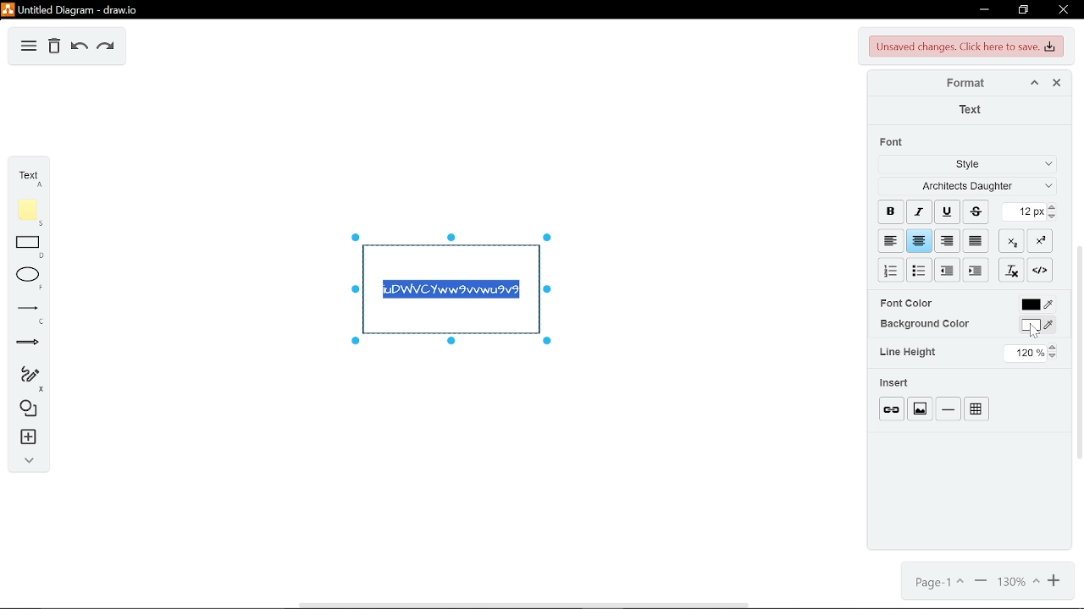 The width and height of the screenshot is (1084, 609). What do you see at coordinates (1055, 356) in the screenshot?
I see `decrease line height` at bounding box center [1055, 356].